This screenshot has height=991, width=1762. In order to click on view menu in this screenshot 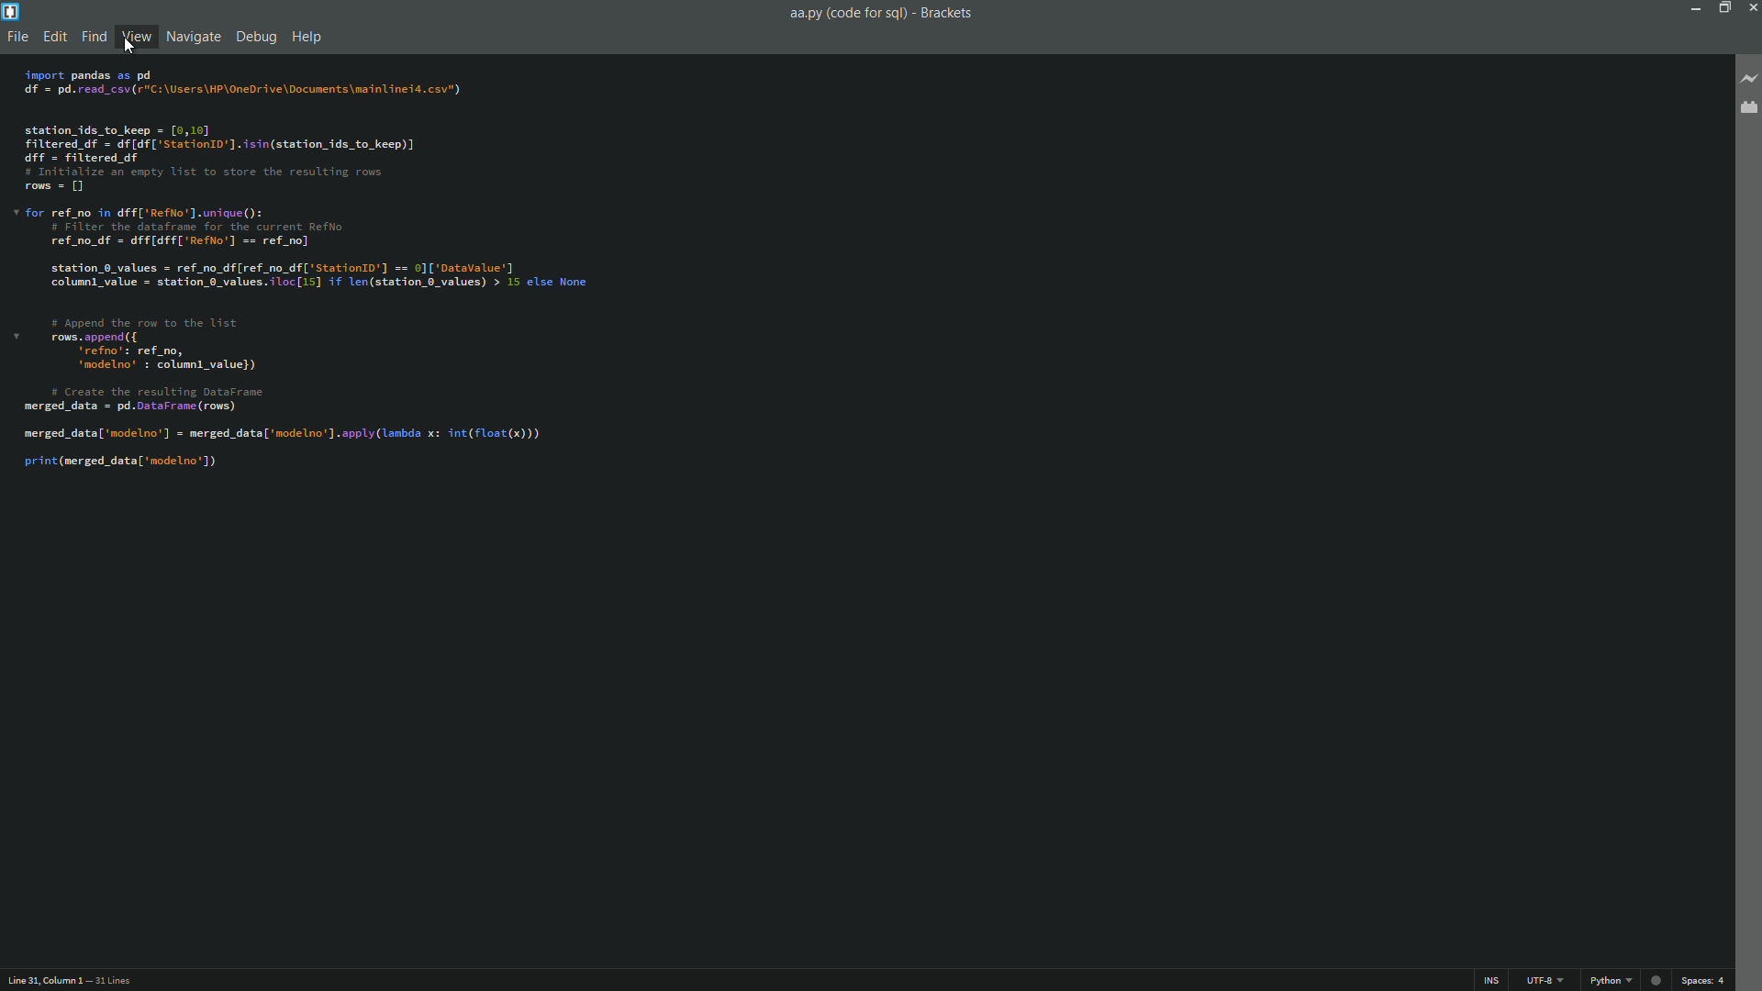, I will do `click(135, 37)`.